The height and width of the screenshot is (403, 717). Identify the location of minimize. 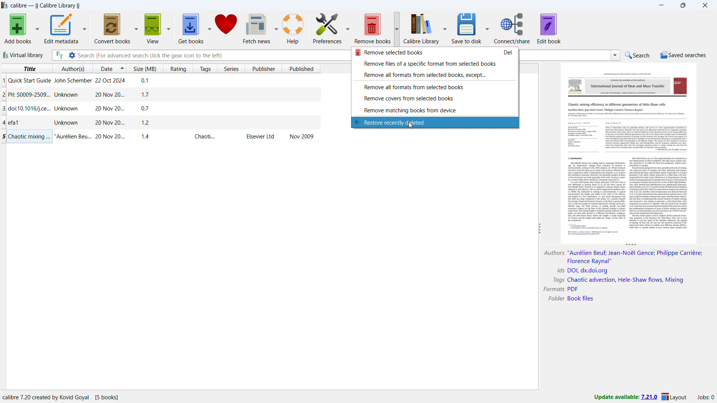
(661, 5).